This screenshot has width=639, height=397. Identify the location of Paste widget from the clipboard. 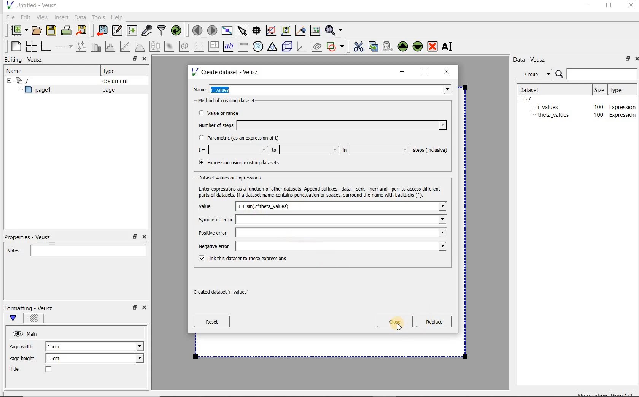
(389, 46).